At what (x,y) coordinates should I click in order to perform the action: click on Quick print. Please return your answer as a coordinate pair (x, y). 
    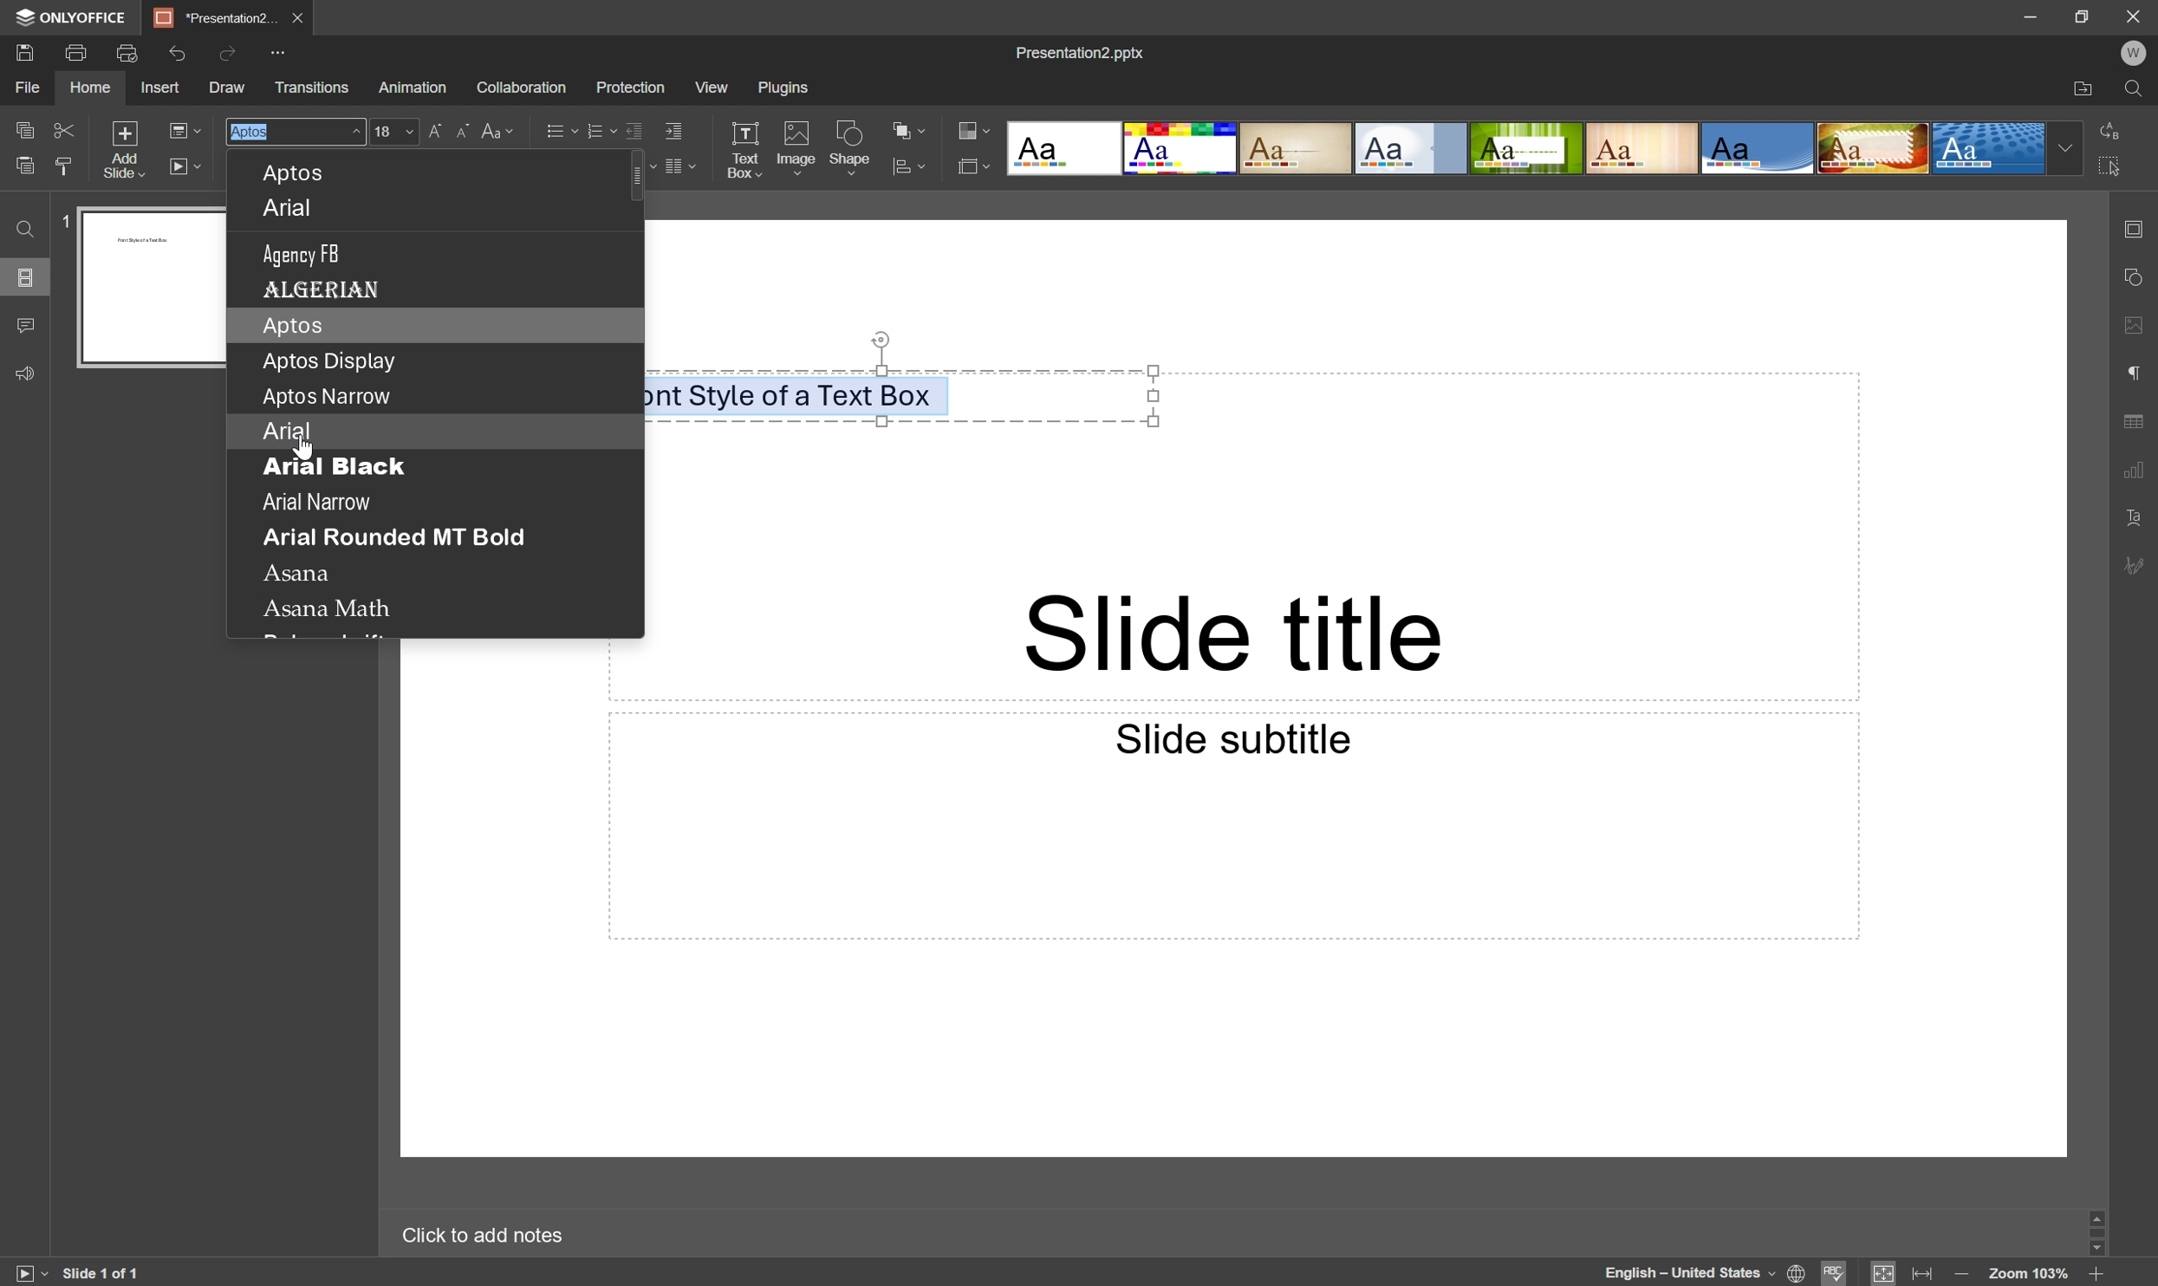
    Looking at the image, I should click on (124, 55).